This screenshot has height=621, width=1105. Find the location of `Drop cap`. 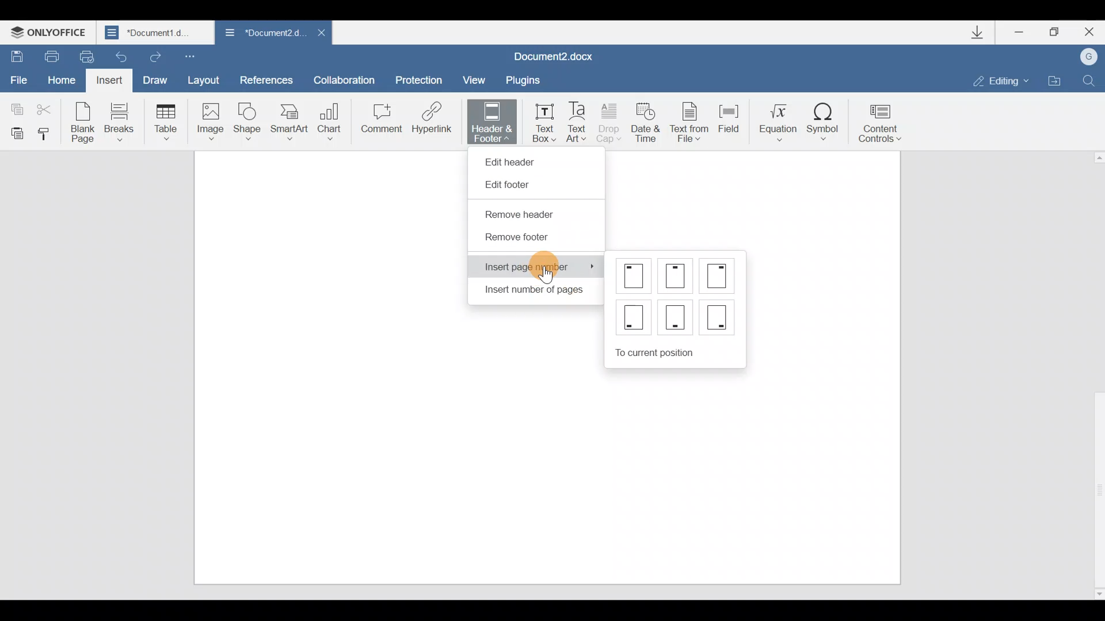

Drop cap is located at coordinates (612, 122).